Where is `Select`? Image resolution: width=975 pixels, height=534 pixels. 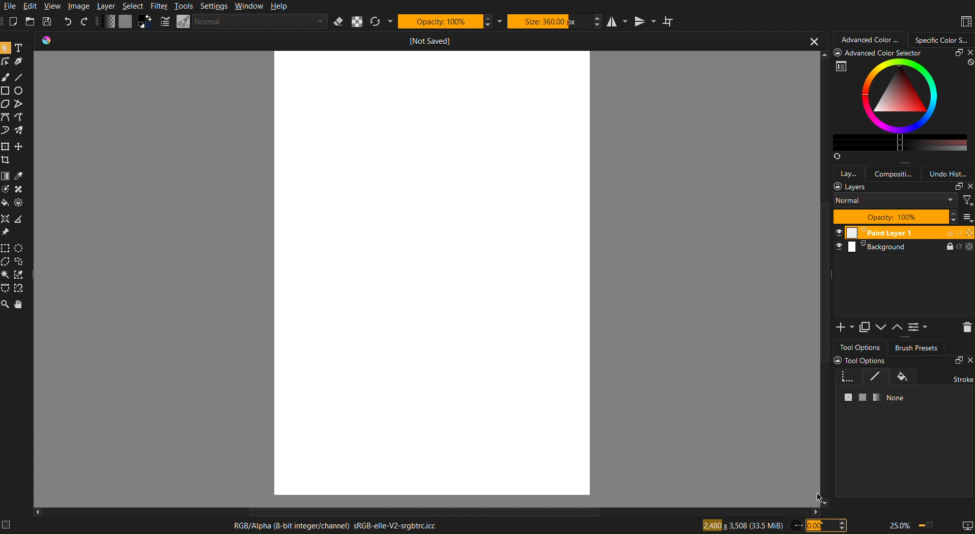 Select is located at coordinates (133, 6).